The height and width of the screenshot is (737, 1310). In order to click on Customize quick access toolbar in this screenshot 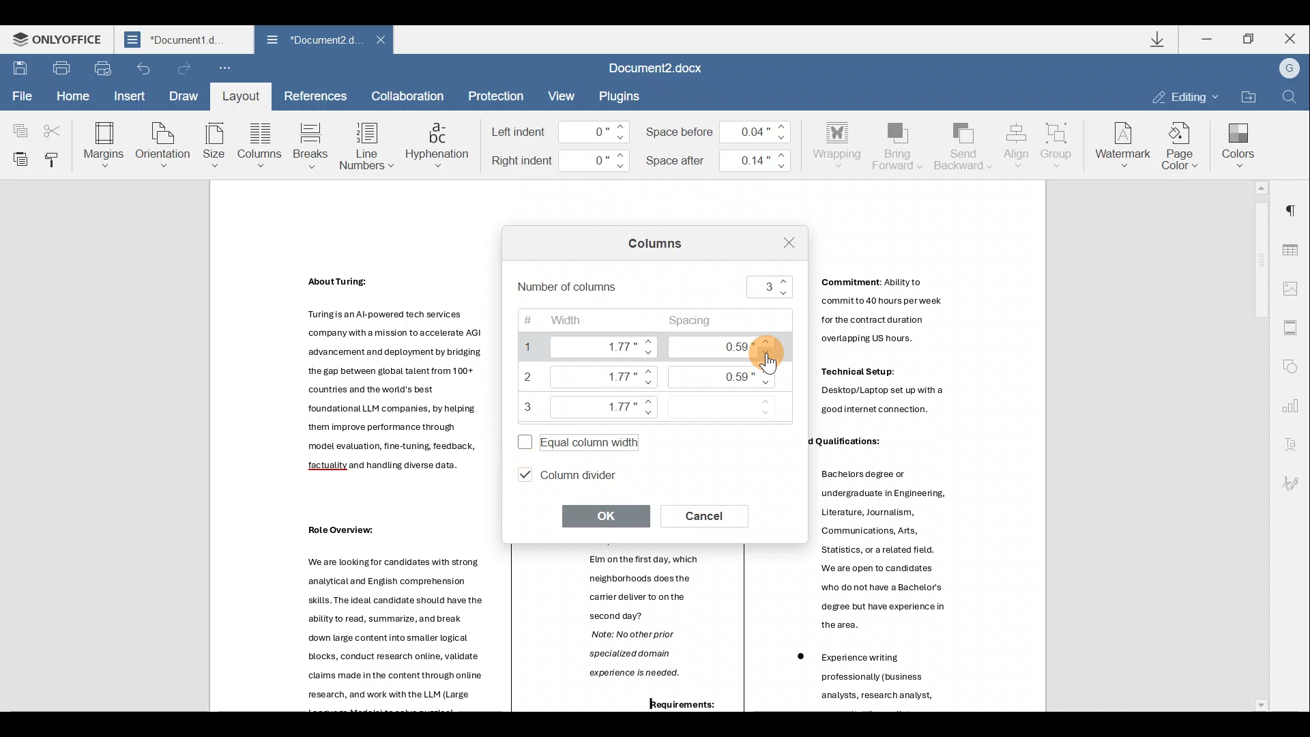, I will do `click(225, 69)`.